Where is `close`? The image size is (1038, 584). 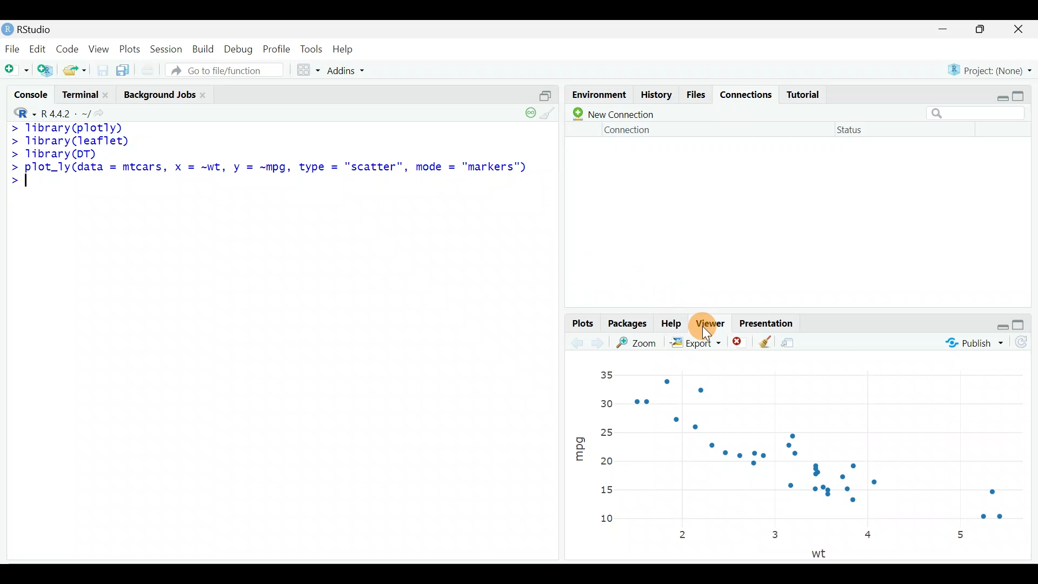
close is located at coordinates (1023, 29).